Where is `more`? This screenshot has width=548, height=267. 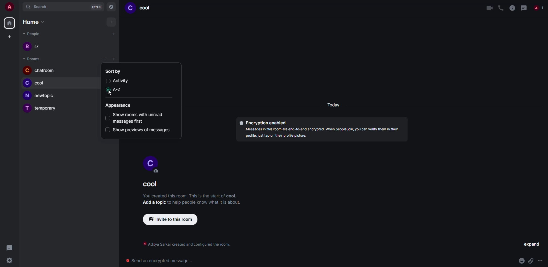
more is located at coordinates (540, 261).